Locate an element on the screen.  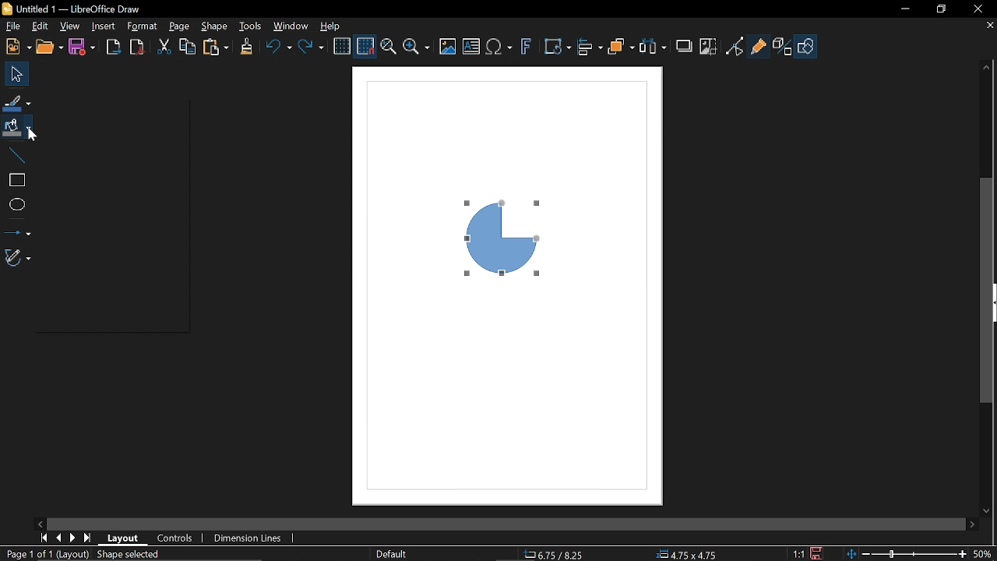
1:1 (Scaling factor of the document) is located at coordinates (809, 553).